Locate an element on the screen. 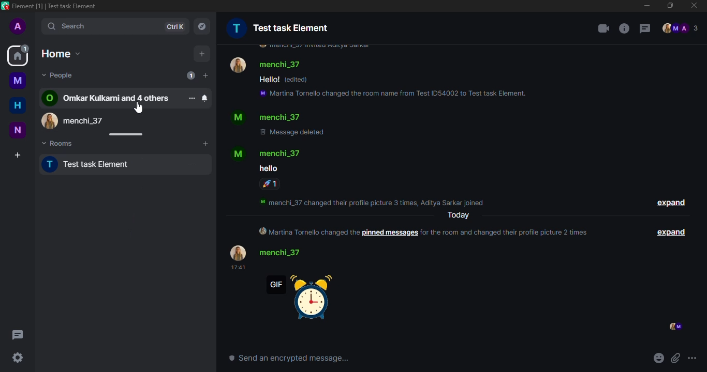 The height and width of the screenshot is (372, 707). menchi_37 is located at coordinates (267, 63).